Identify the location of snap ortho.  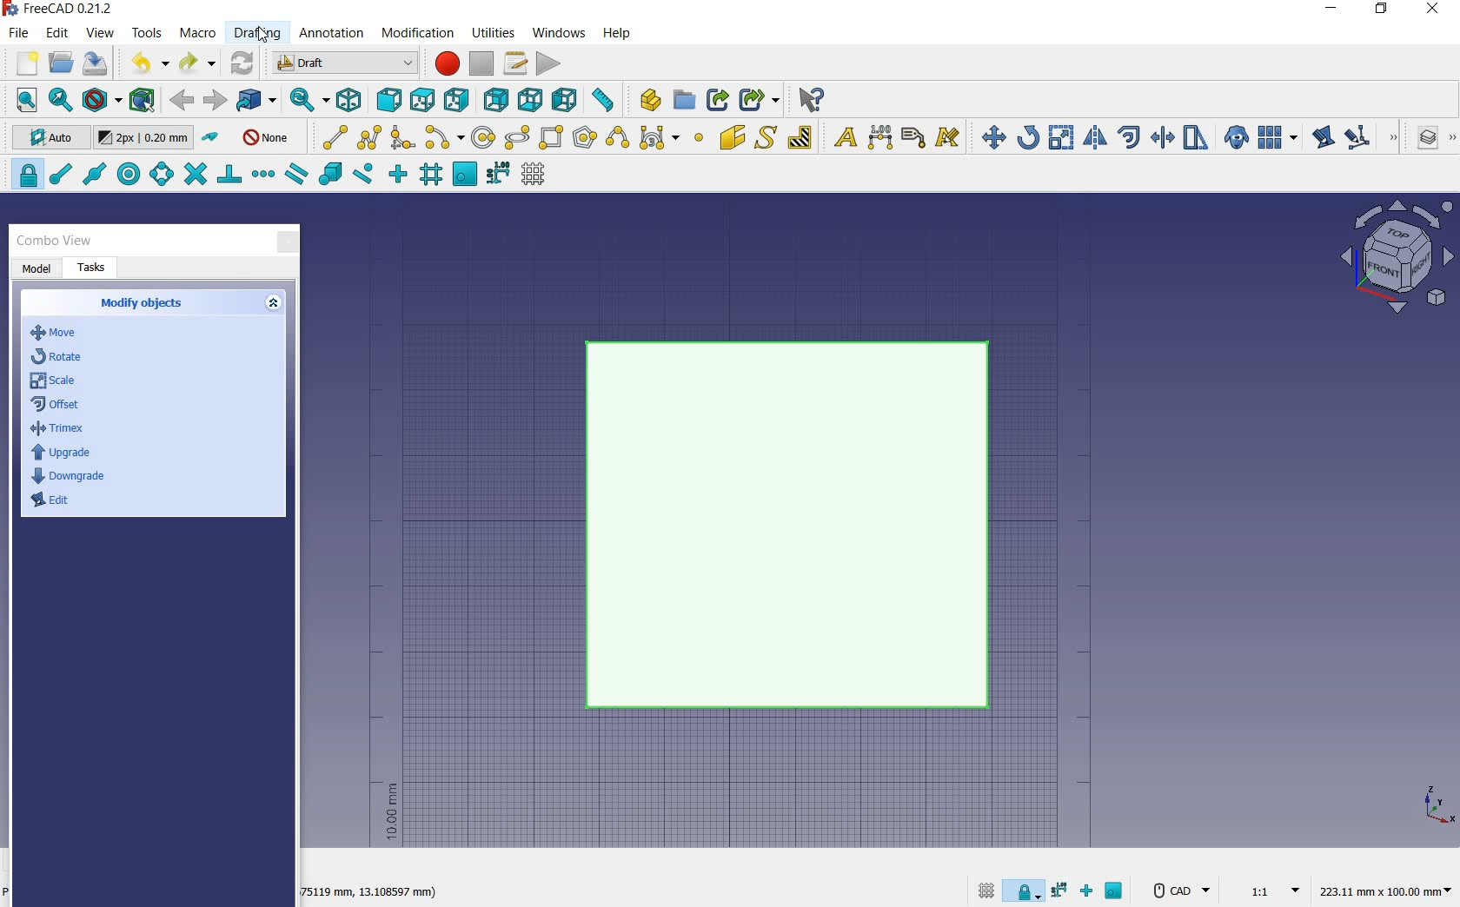
(1090, 892).